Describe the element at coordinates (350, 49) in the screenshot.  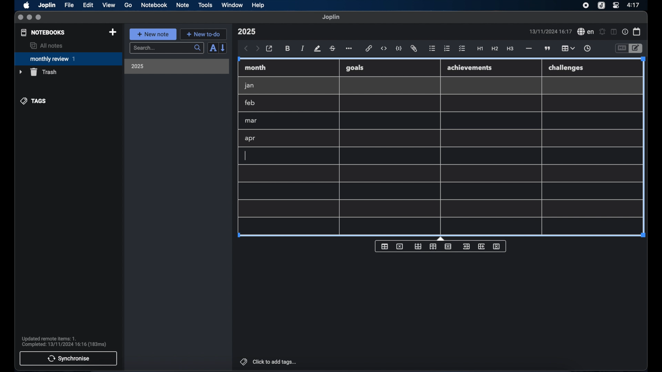
I see `more options` at that location.